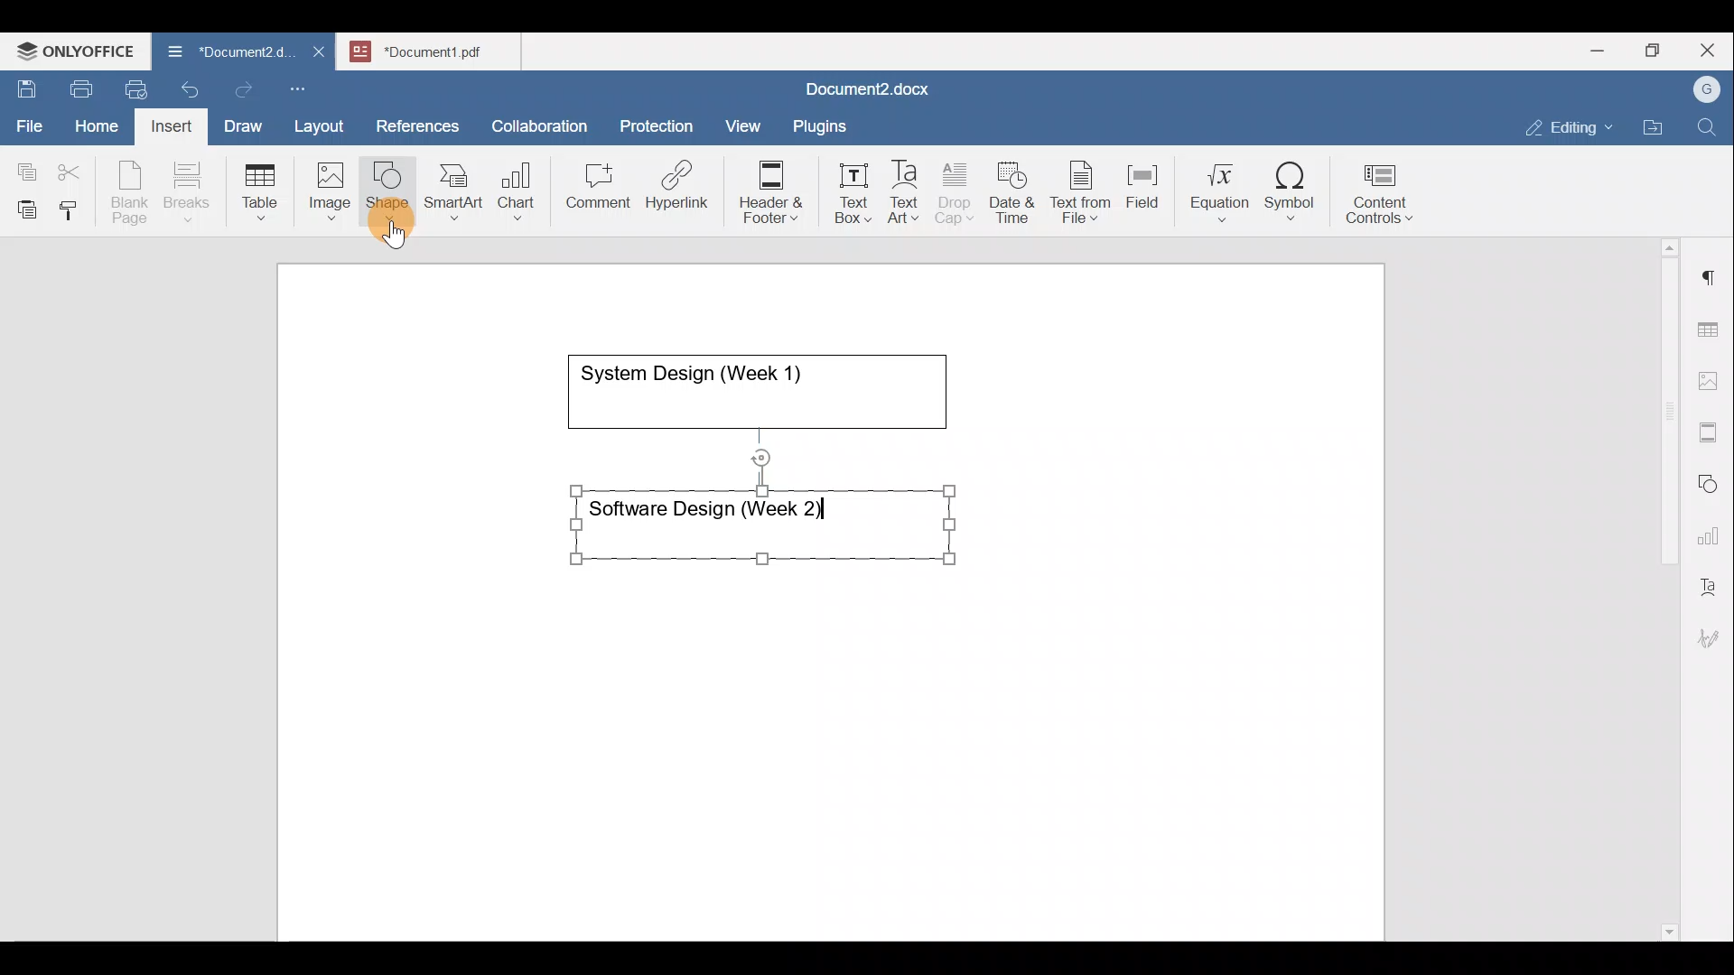 The image size is (1734, 975). I want to click on Headers & footers, so click(1711, 428).